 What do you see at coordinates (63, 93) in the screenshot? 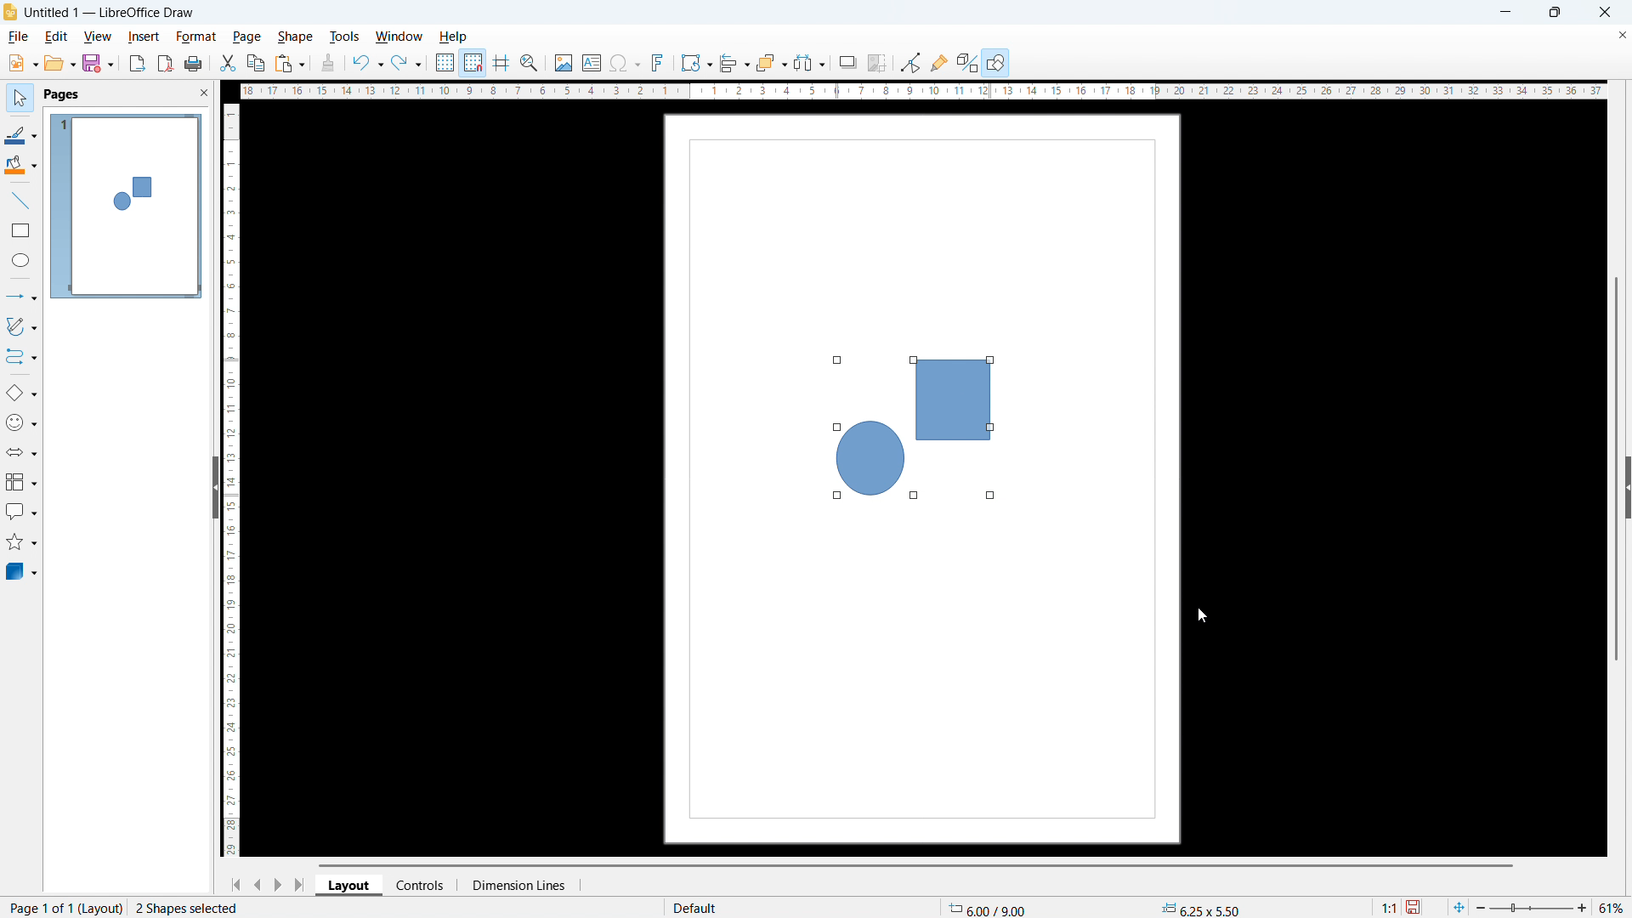
I see `pages` at bounding box center [63, 93].